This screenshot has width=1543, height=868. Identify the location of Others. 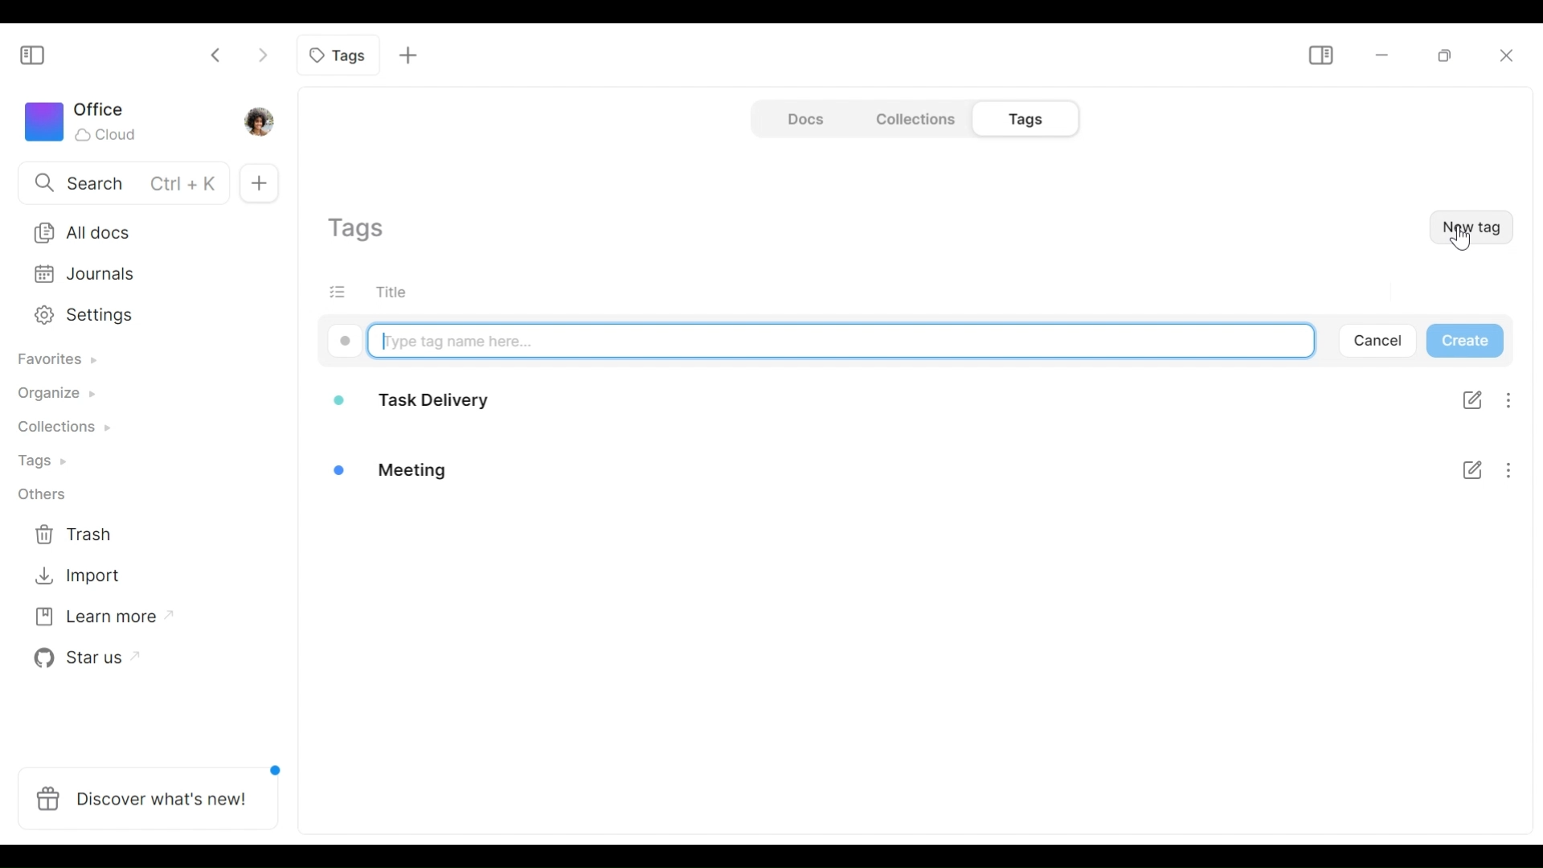
(47, 493).